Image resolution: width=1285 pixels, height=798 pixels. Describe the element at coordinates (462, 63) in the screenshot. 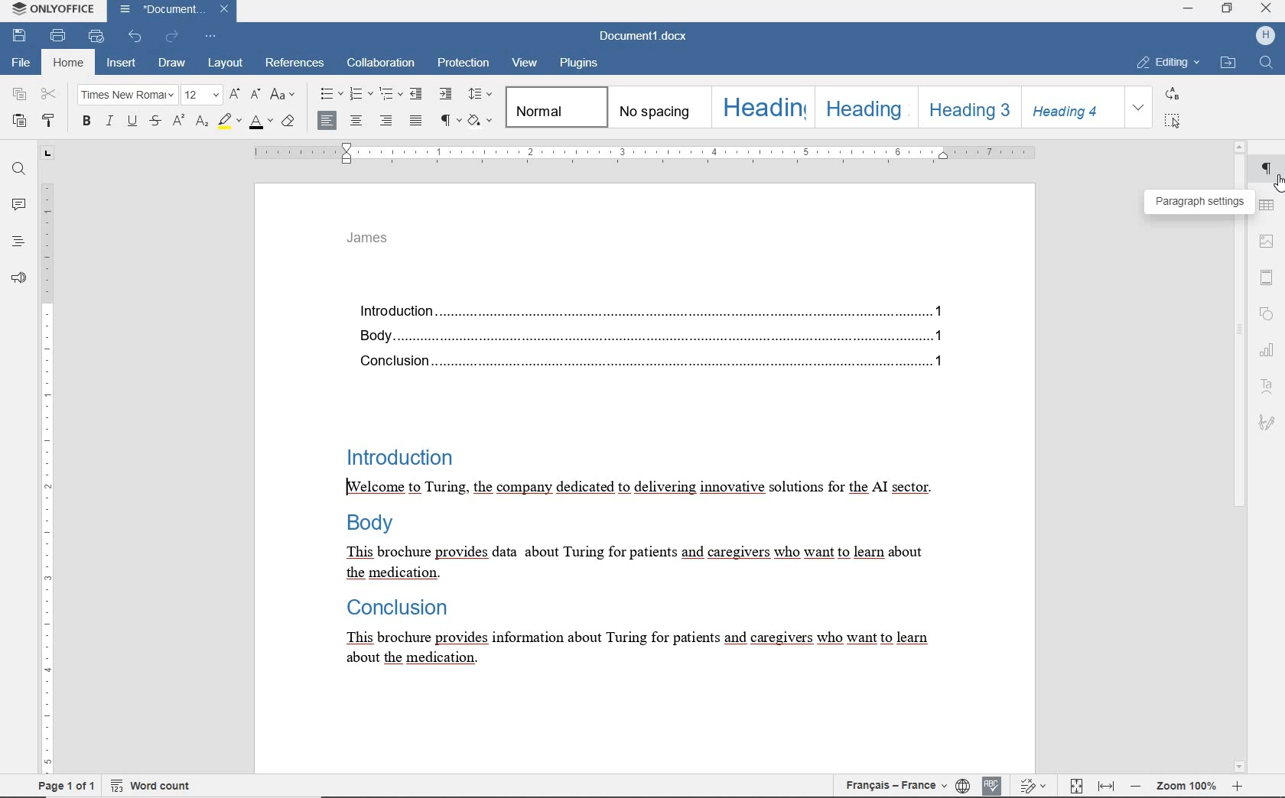

I see `protection` at that location.